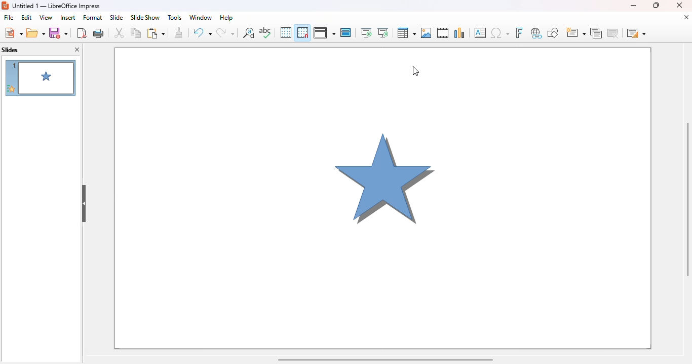  What do you see at coordinates (99, 32) in the screenshot?
I see `print` at bounding box center [99, 32].